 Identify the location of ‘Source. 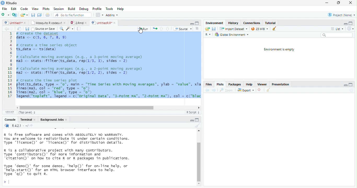
(183, 29).